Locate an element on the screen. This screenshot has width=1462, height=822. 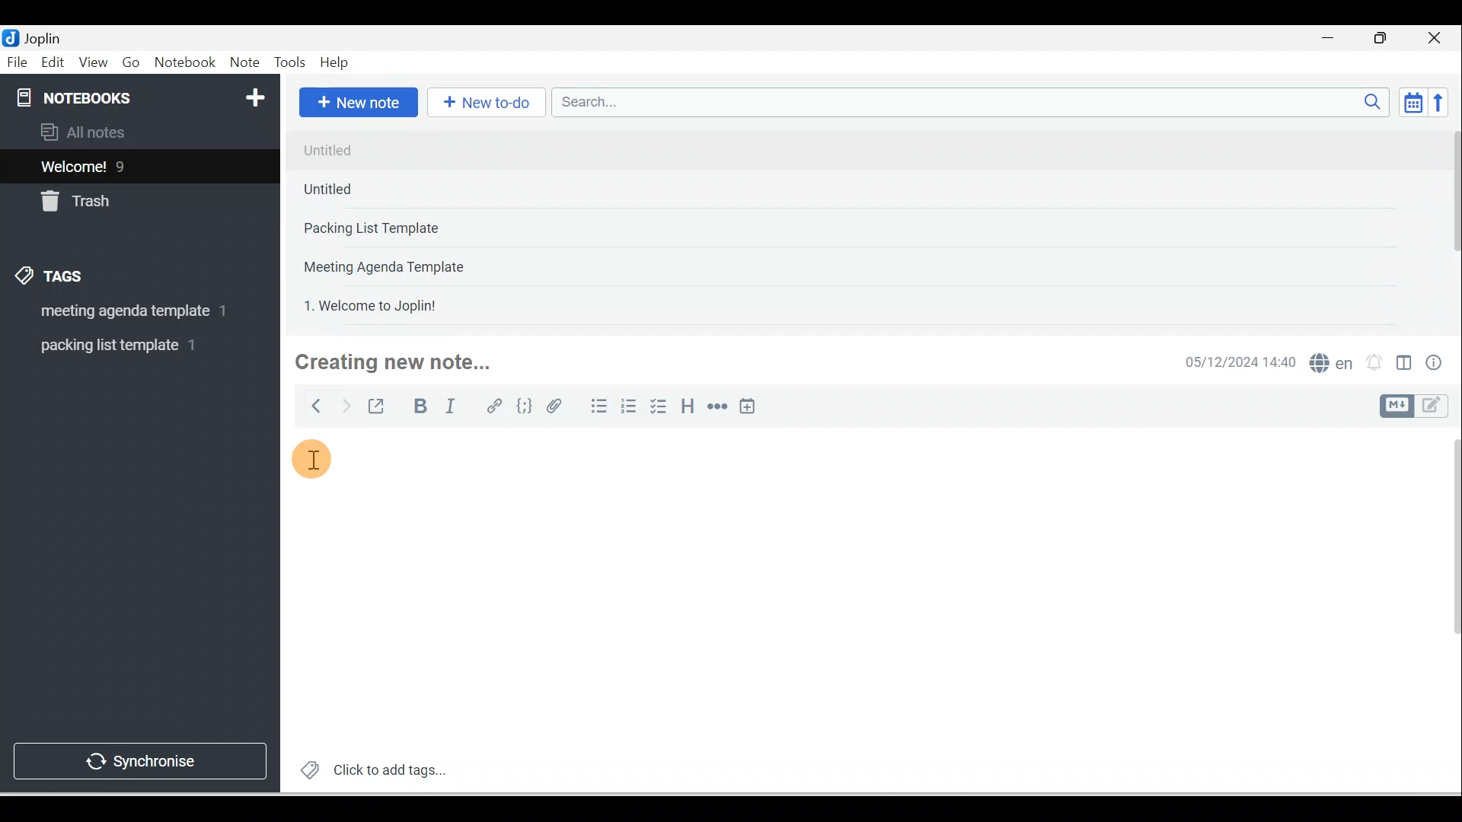
Checkbox is located at coordinates (657, 406).